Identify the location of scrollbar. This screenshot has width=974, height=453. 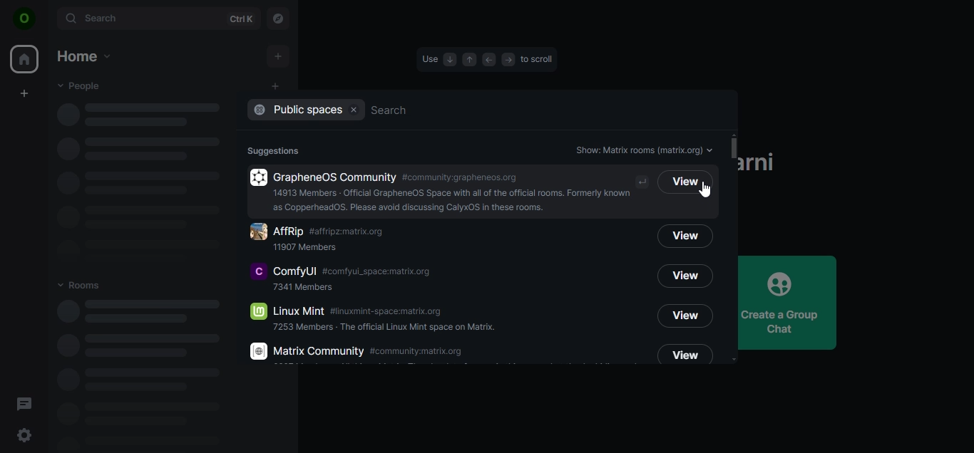
(733, 148).